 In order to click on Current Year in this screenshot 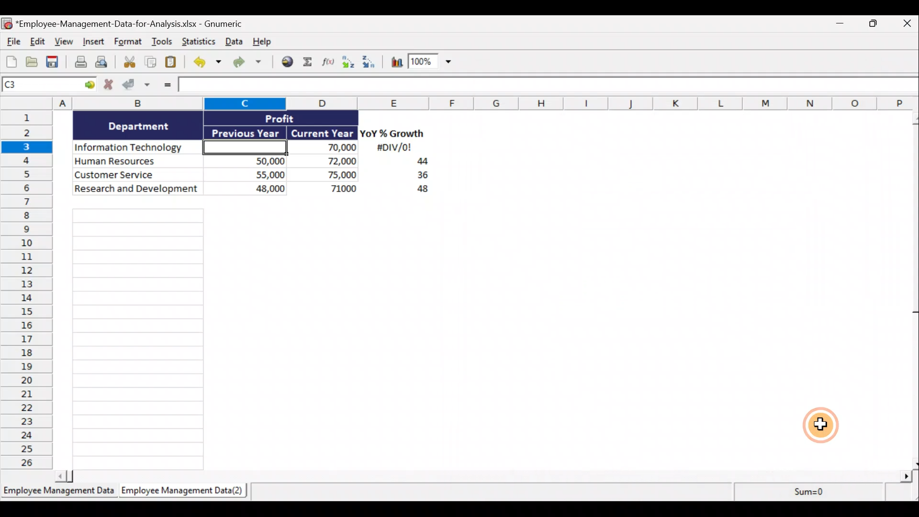, I will do `click(321, 134)`.